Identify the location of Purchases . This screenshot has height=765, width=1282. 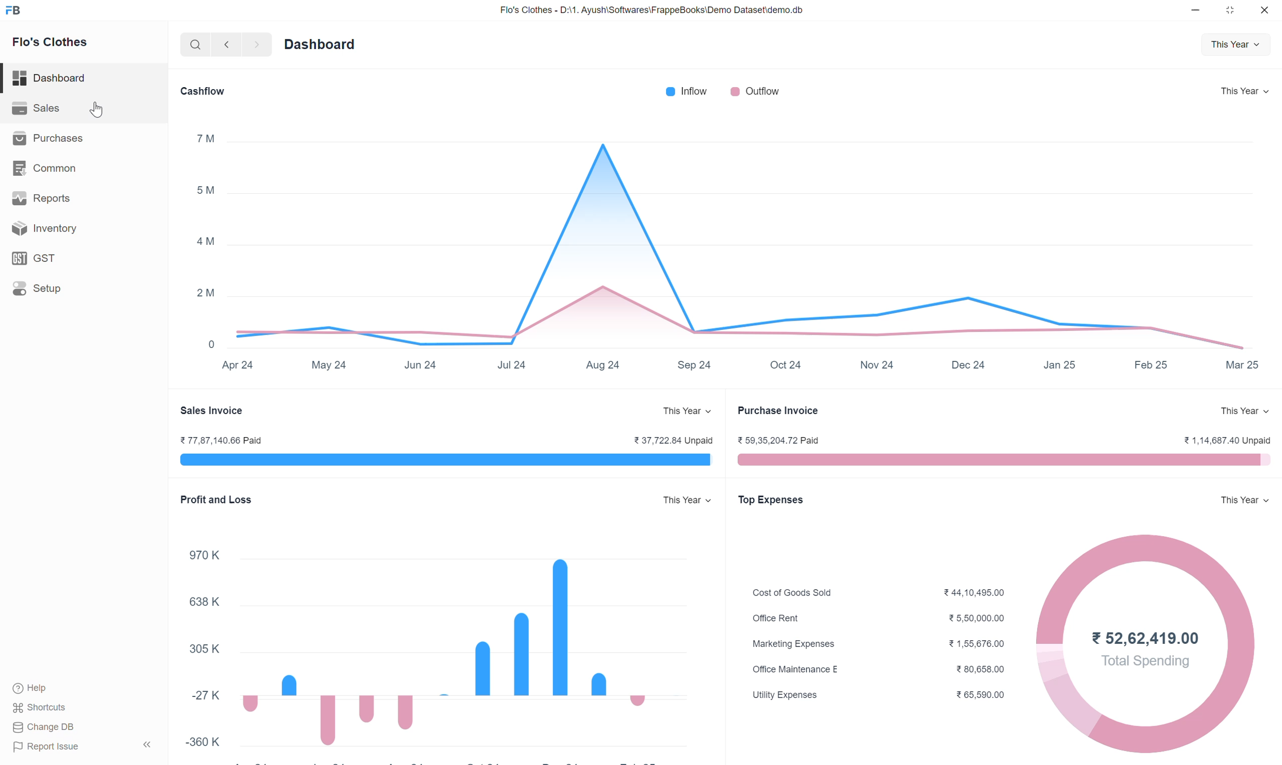
(58, 139).